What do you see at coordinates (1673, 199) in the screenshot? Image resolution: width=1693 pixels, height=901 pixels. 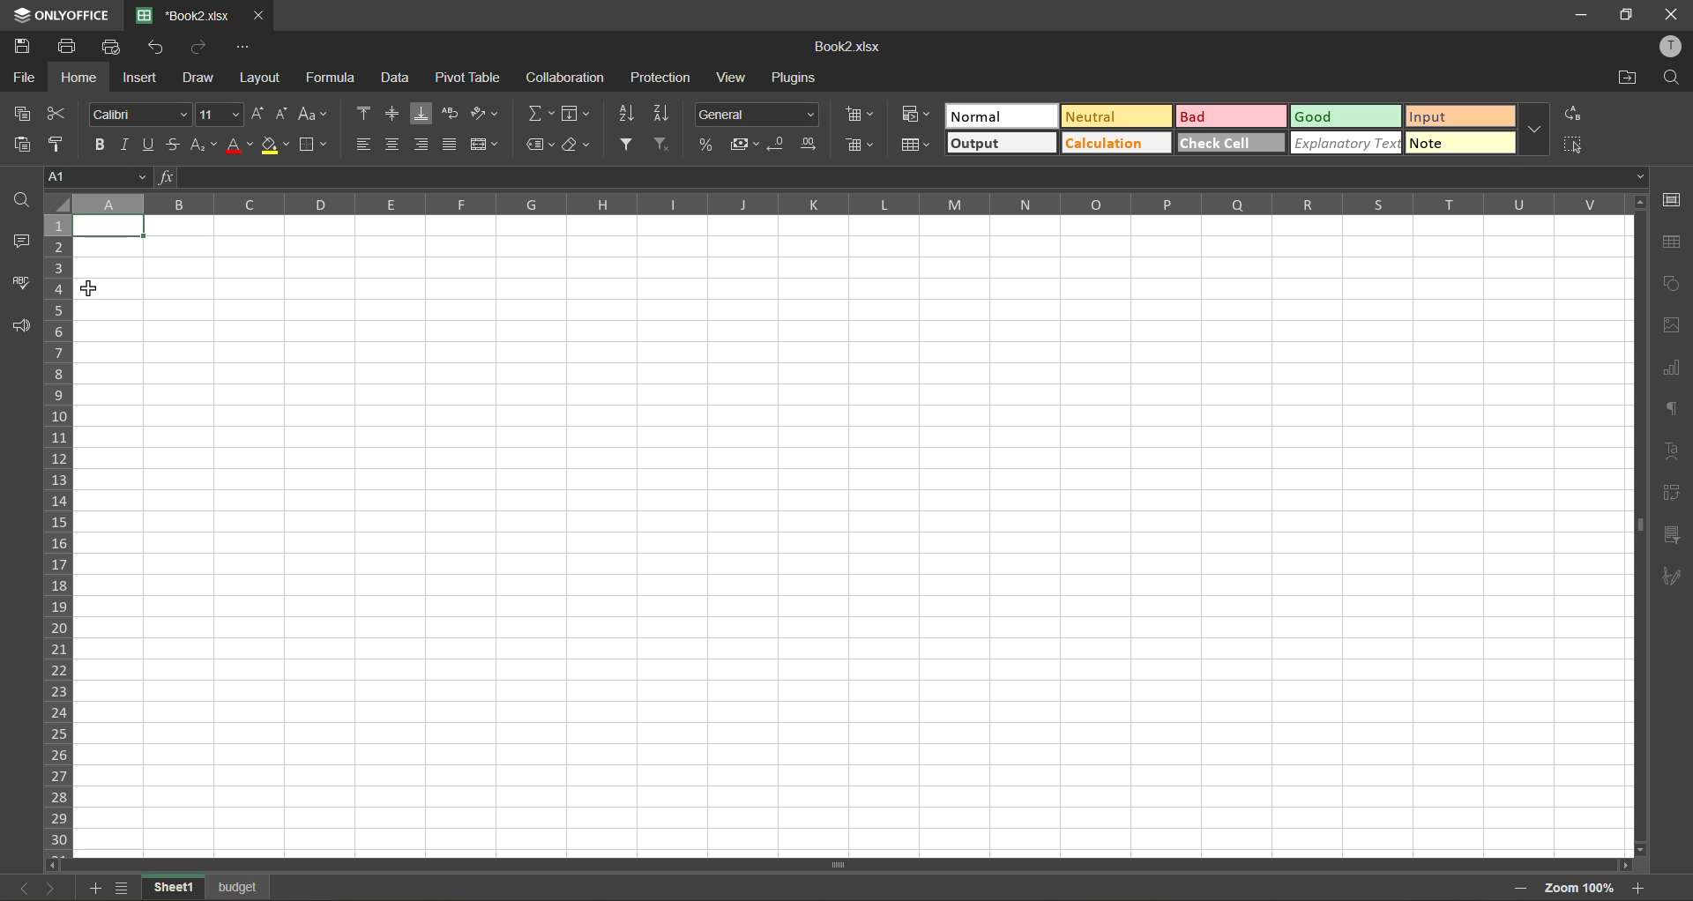 I see `cell settings` at bounding box center [1673, 199].